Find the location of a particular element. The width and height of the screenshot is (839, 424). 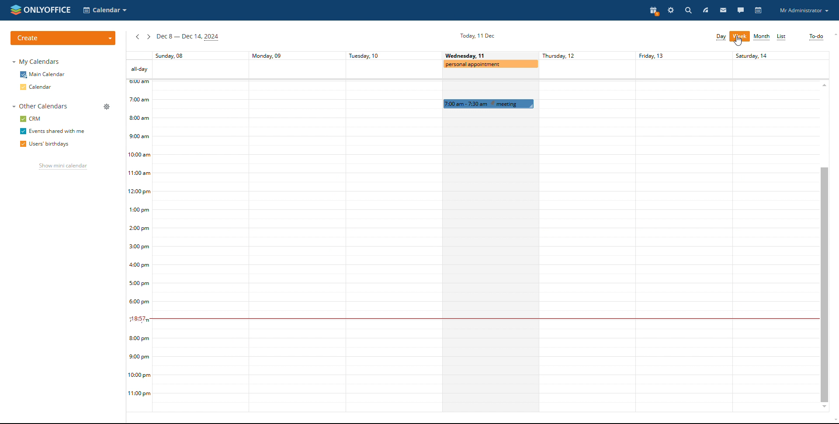

profile is located at coordinates (804, 10).